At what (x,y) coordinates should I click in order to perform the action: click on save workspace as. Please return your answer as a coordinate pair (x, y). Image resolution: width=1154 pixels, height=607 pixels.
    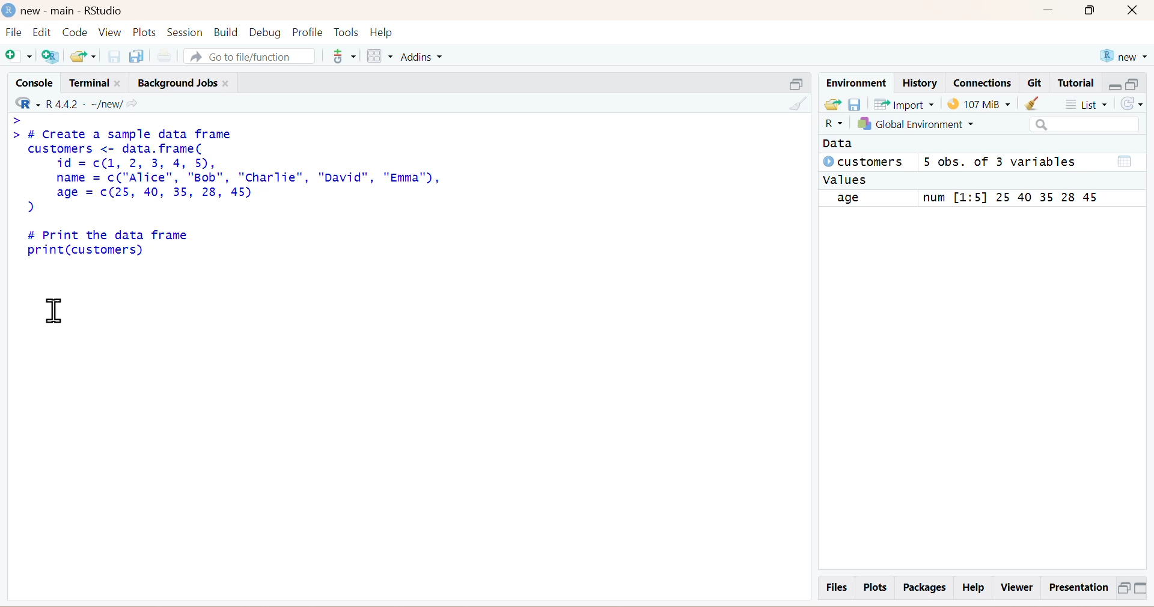
    Looking at the image, I should click on (856, 103).